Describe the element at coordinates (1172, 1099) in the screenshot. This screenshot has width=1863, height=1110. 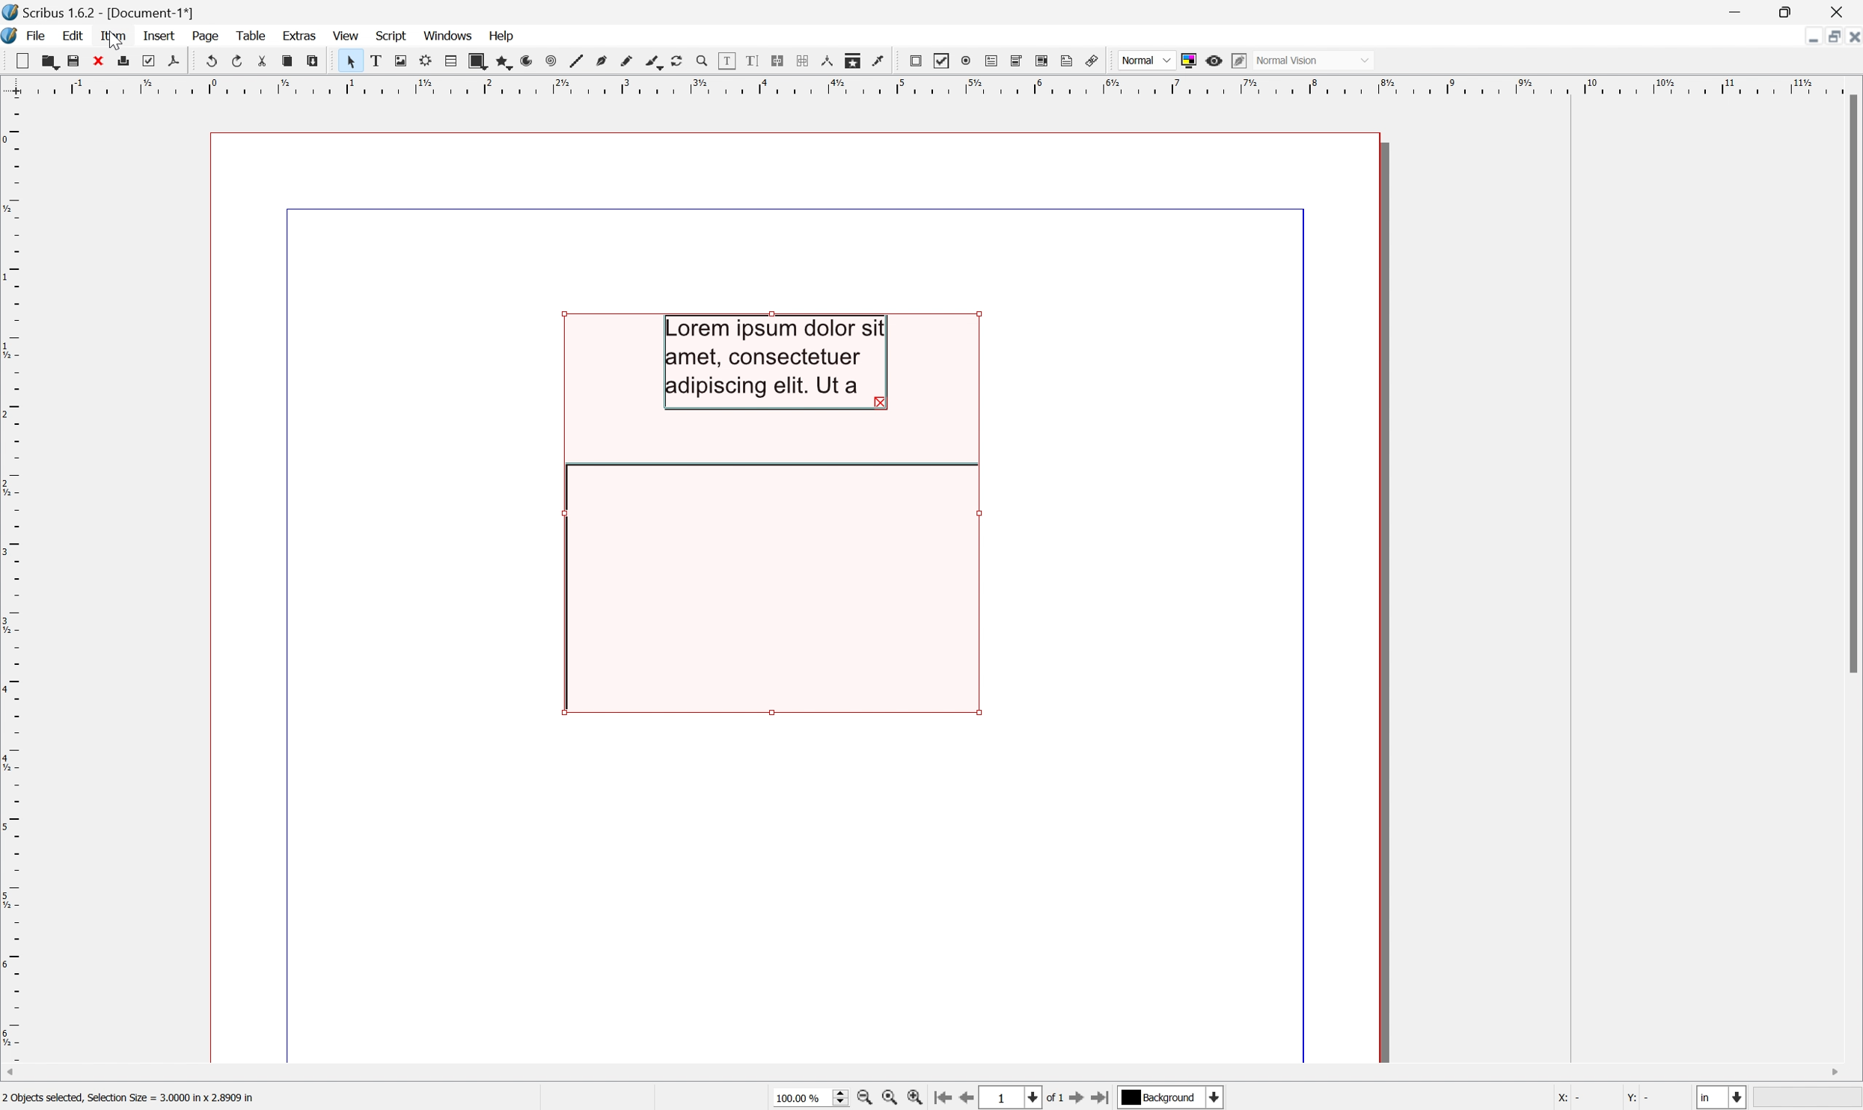
I see `Select the current payer` at that location.